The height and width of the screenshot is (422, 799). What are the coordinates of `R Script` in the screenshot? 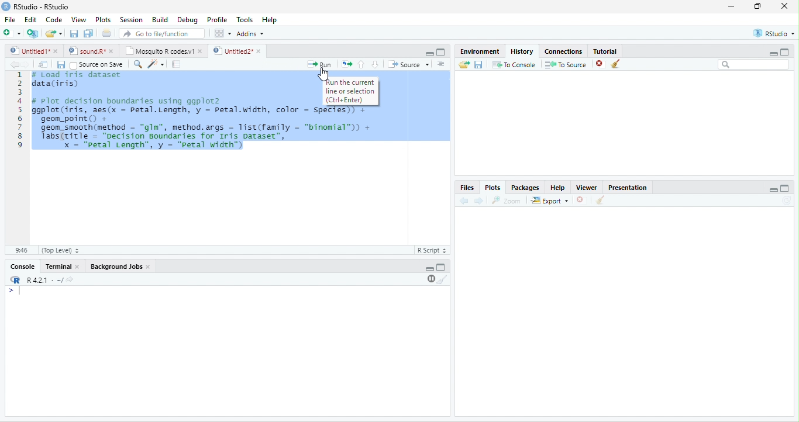 It's located at (431, 250).